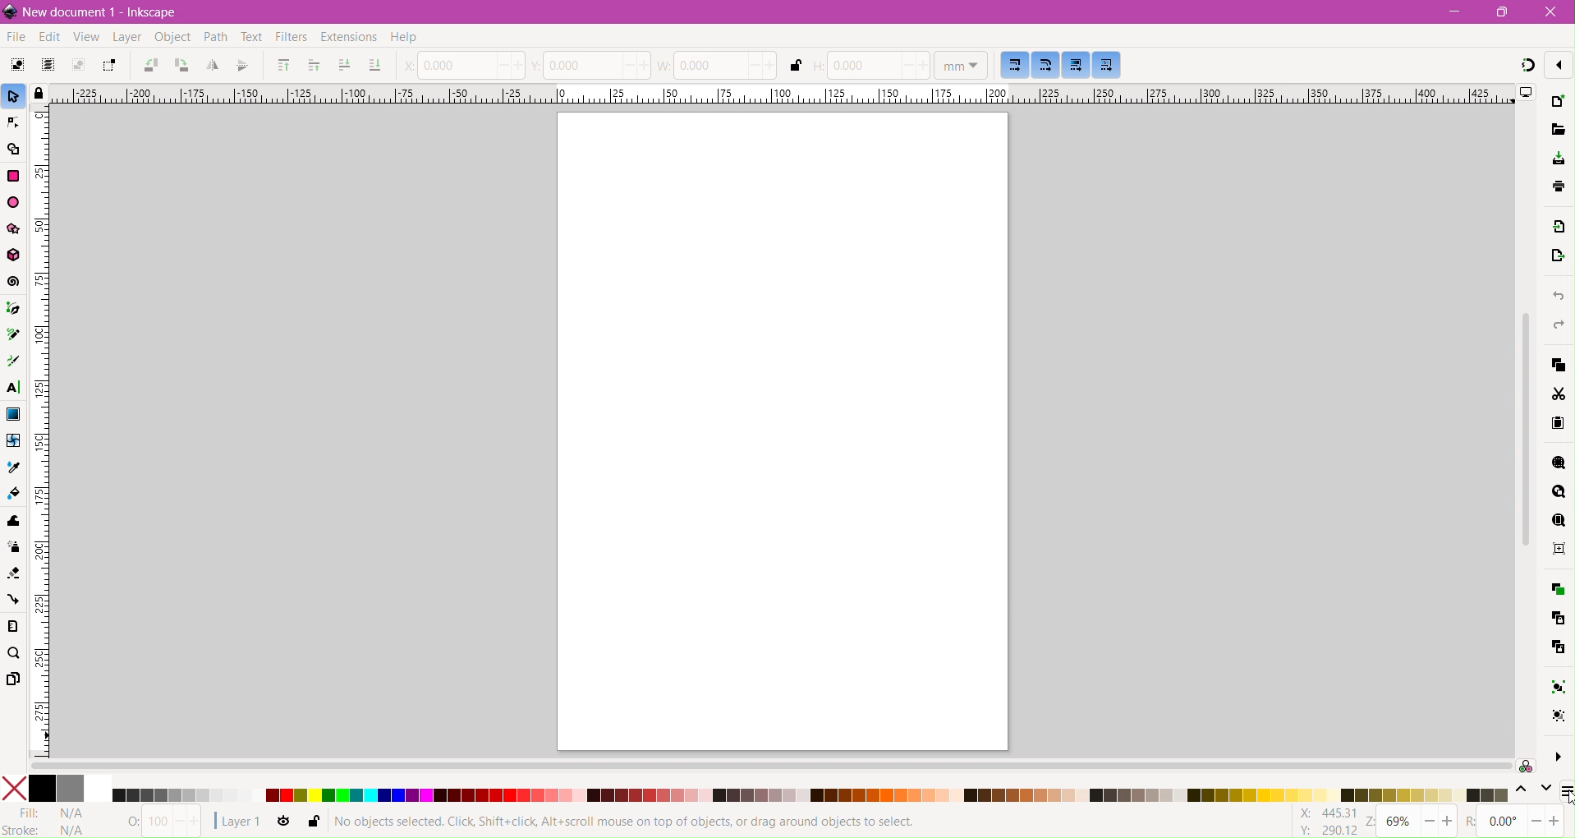  What do you see at coordinates (84, 37) in the screenshot?
I see `View` at bounding box center [84, 37].